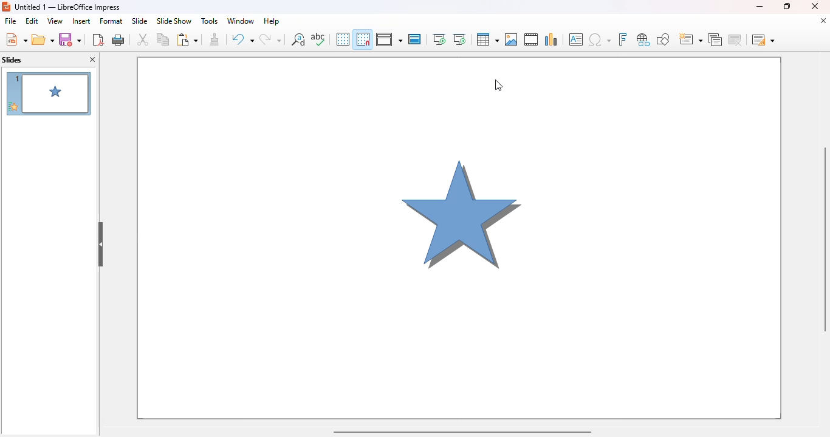 The height and width of the screenshot is (437, 830). Describe the element at coordinates (759, 6) in the screenshot. I see `minimize` at that location.